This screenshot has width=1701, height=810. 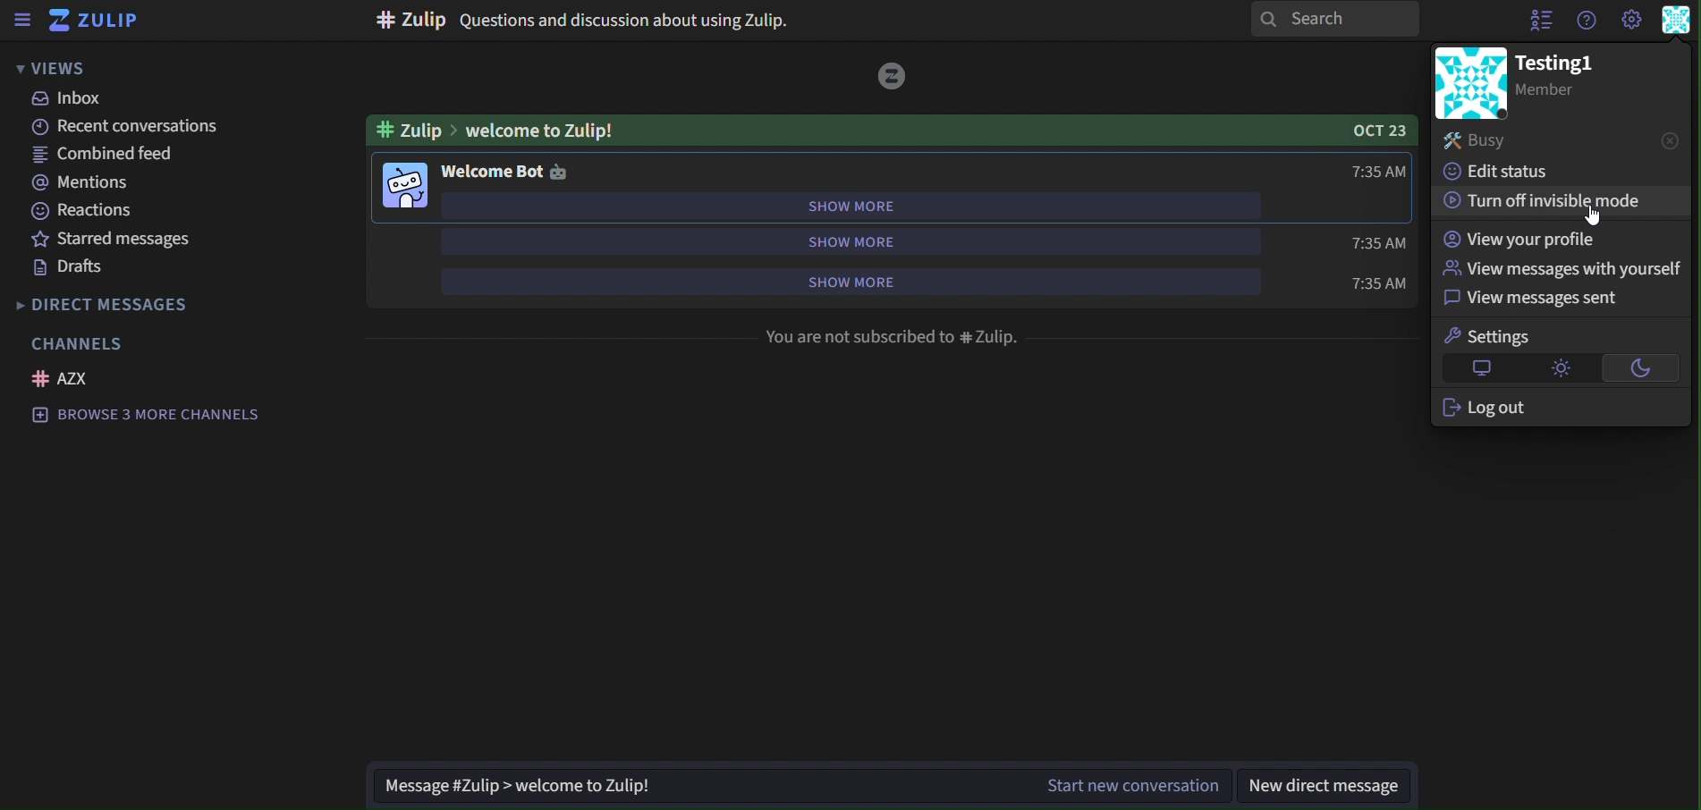 What do you see at coordinates (120, 154) in the screenshot?
I see `combined feed` at bounding box center [120, 154].